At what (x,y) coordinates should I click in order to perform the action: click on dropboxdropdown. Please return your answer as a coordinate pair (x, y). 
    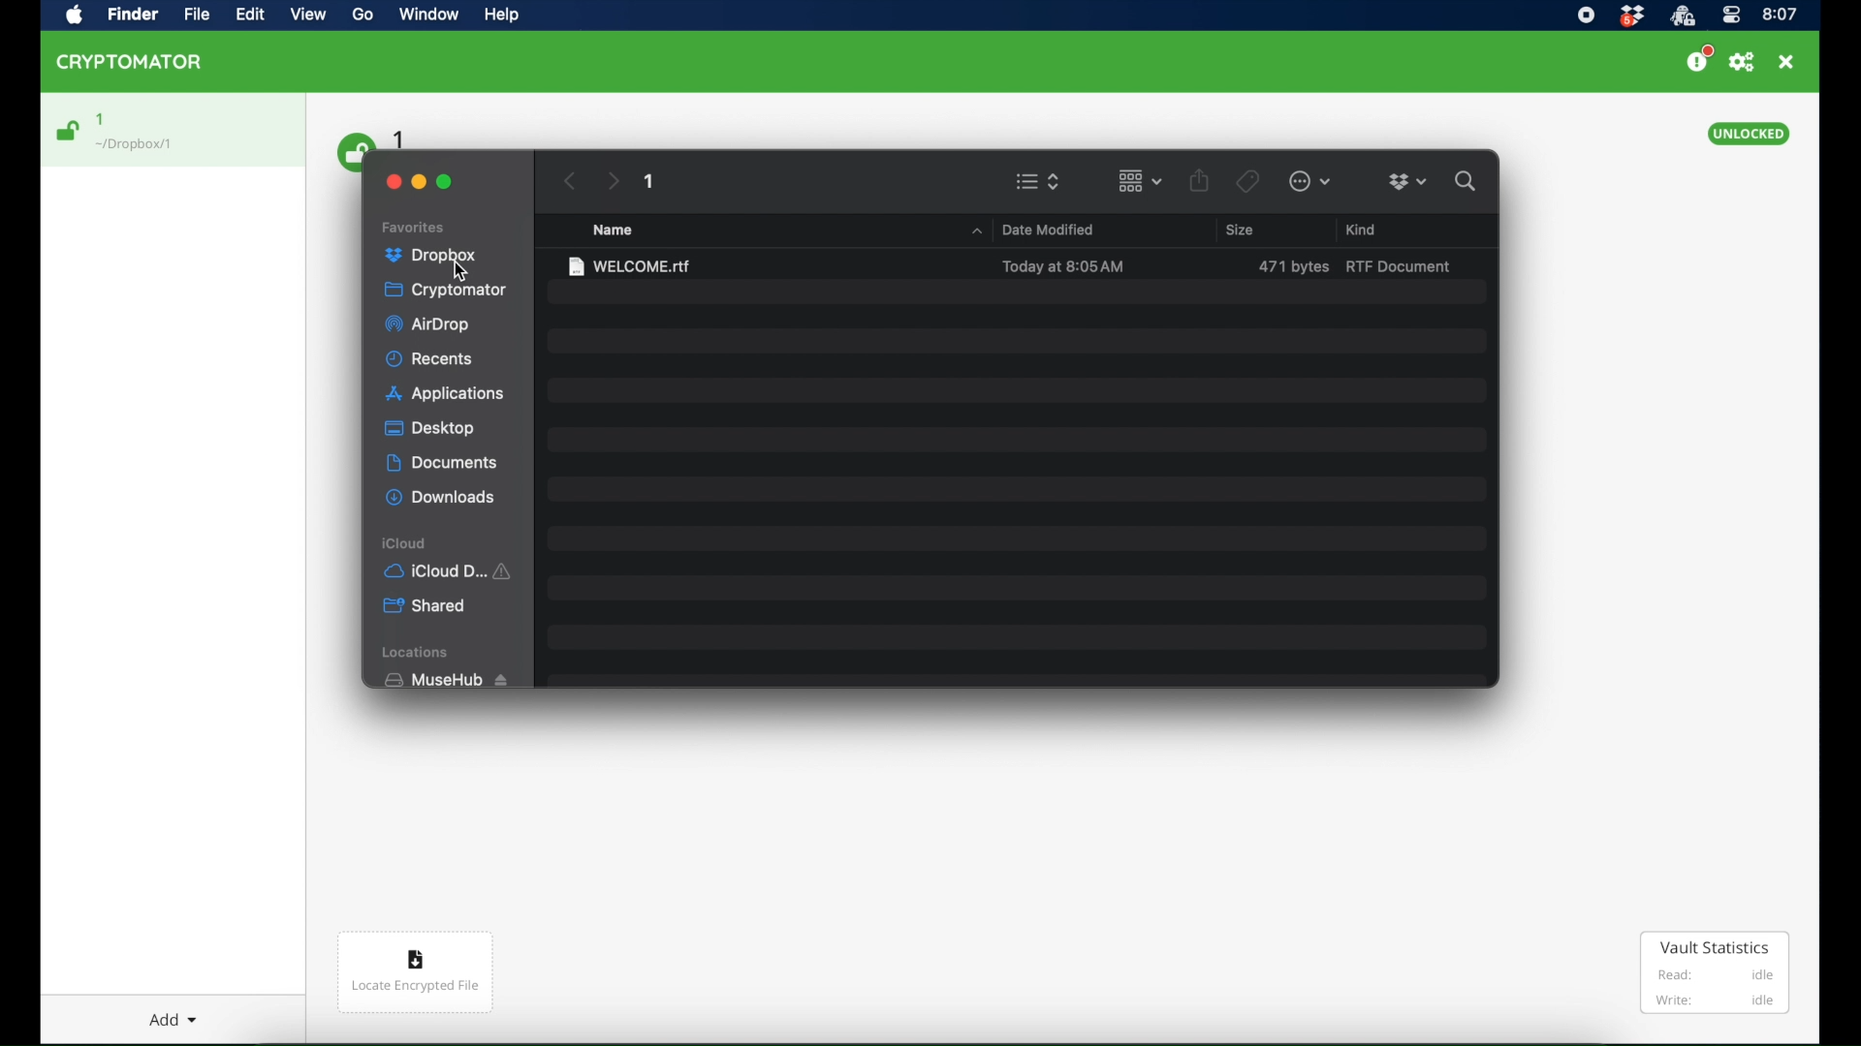
    Looking at the image, I should click on (1407, 182).